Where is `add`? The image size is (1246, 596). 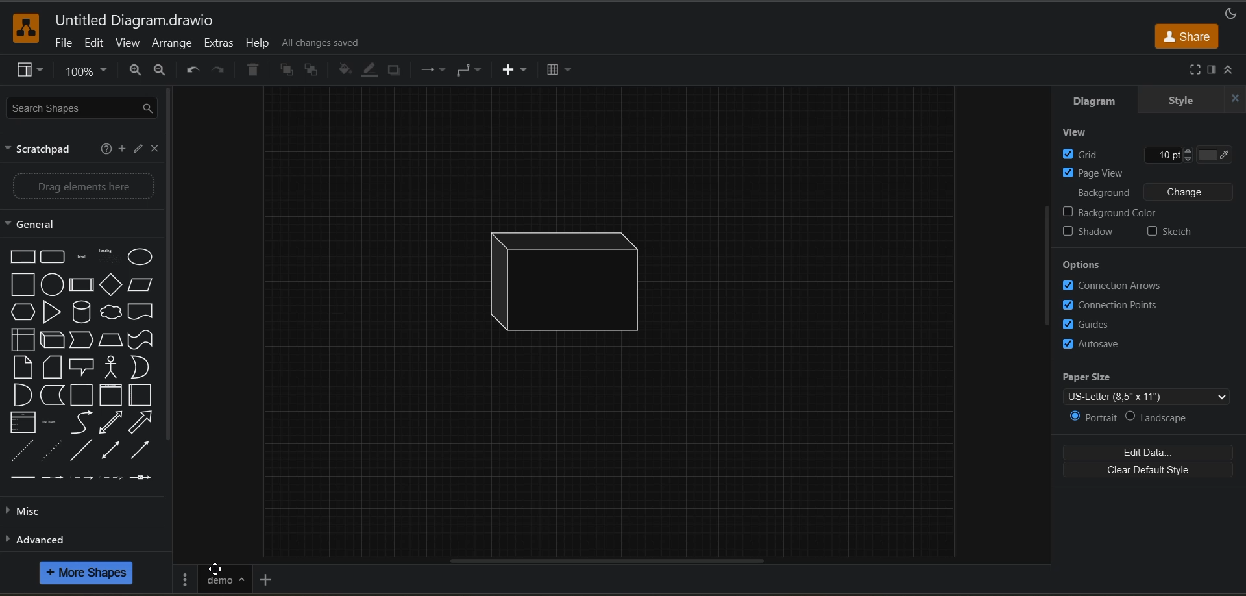 add is located at coordinates (120, 149).